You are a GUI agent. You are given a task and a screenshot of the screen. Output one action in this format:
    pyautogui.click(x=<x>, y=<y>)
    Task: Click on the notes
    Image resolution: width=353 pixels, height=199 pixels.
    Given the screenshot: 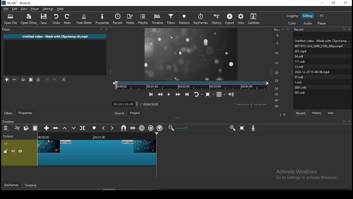 What is the action you would take?
    pyautogui.click(x=130, y=18)
    